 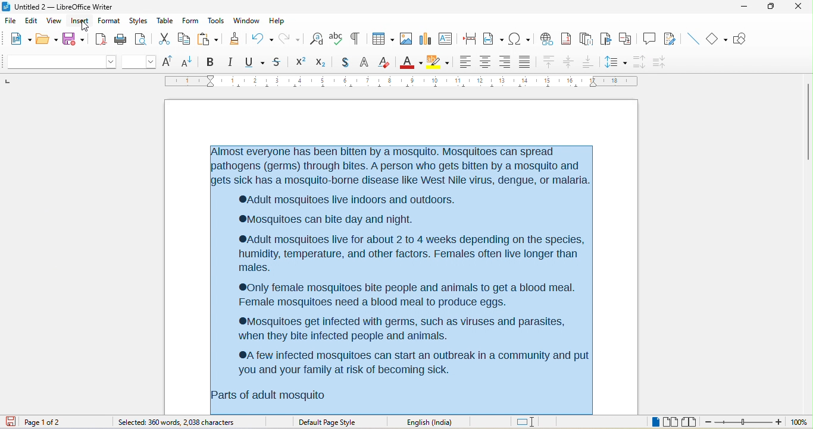 What do you see at coordinates (276, 18) in the screenshot?
I see `help` at bounding box center [276, 18].